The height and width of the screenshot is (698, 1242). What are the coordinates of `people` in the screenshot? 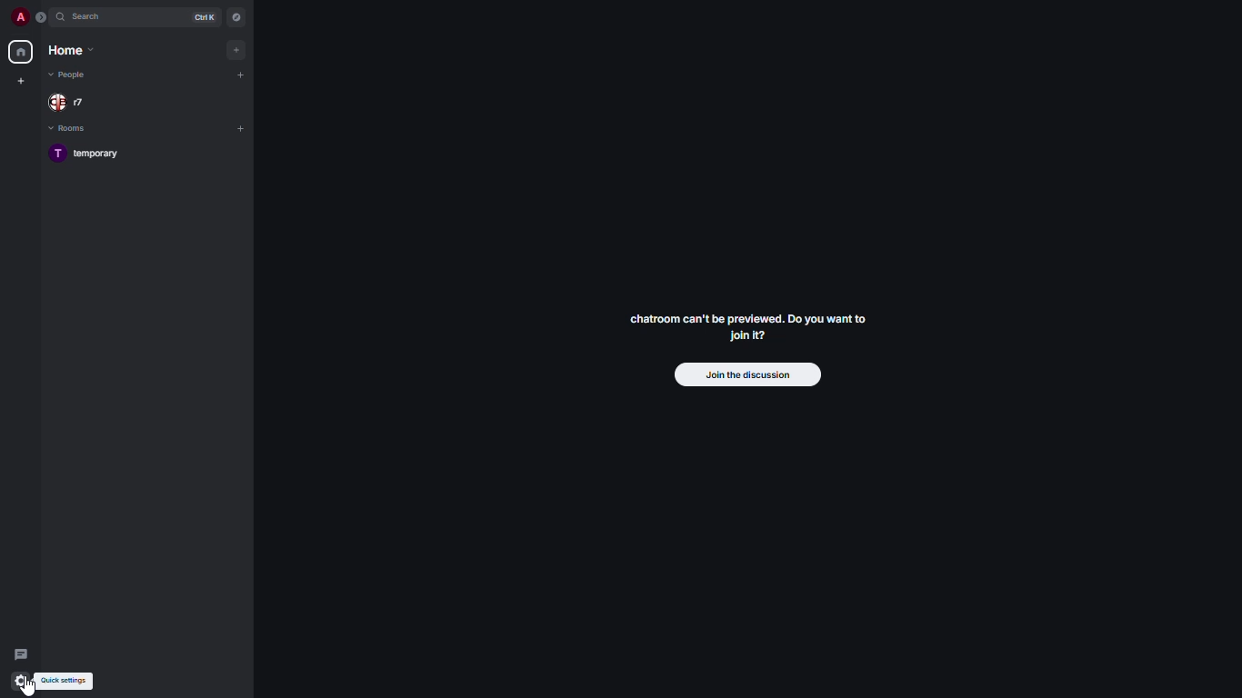 It's located at (73, 102).